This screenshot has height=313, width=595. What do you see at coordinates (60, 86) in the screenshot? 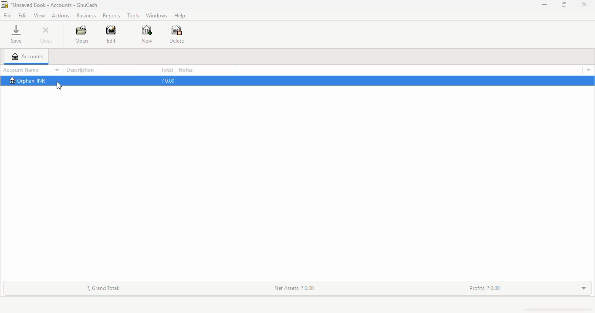
I see `cursor` at bounding box center [60, 86].